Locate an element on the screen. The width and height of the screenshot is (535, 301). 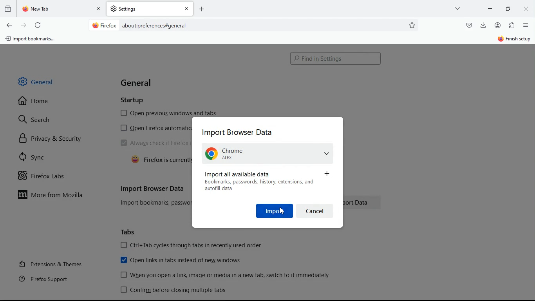
extentions is located at coordinates (510, 25).